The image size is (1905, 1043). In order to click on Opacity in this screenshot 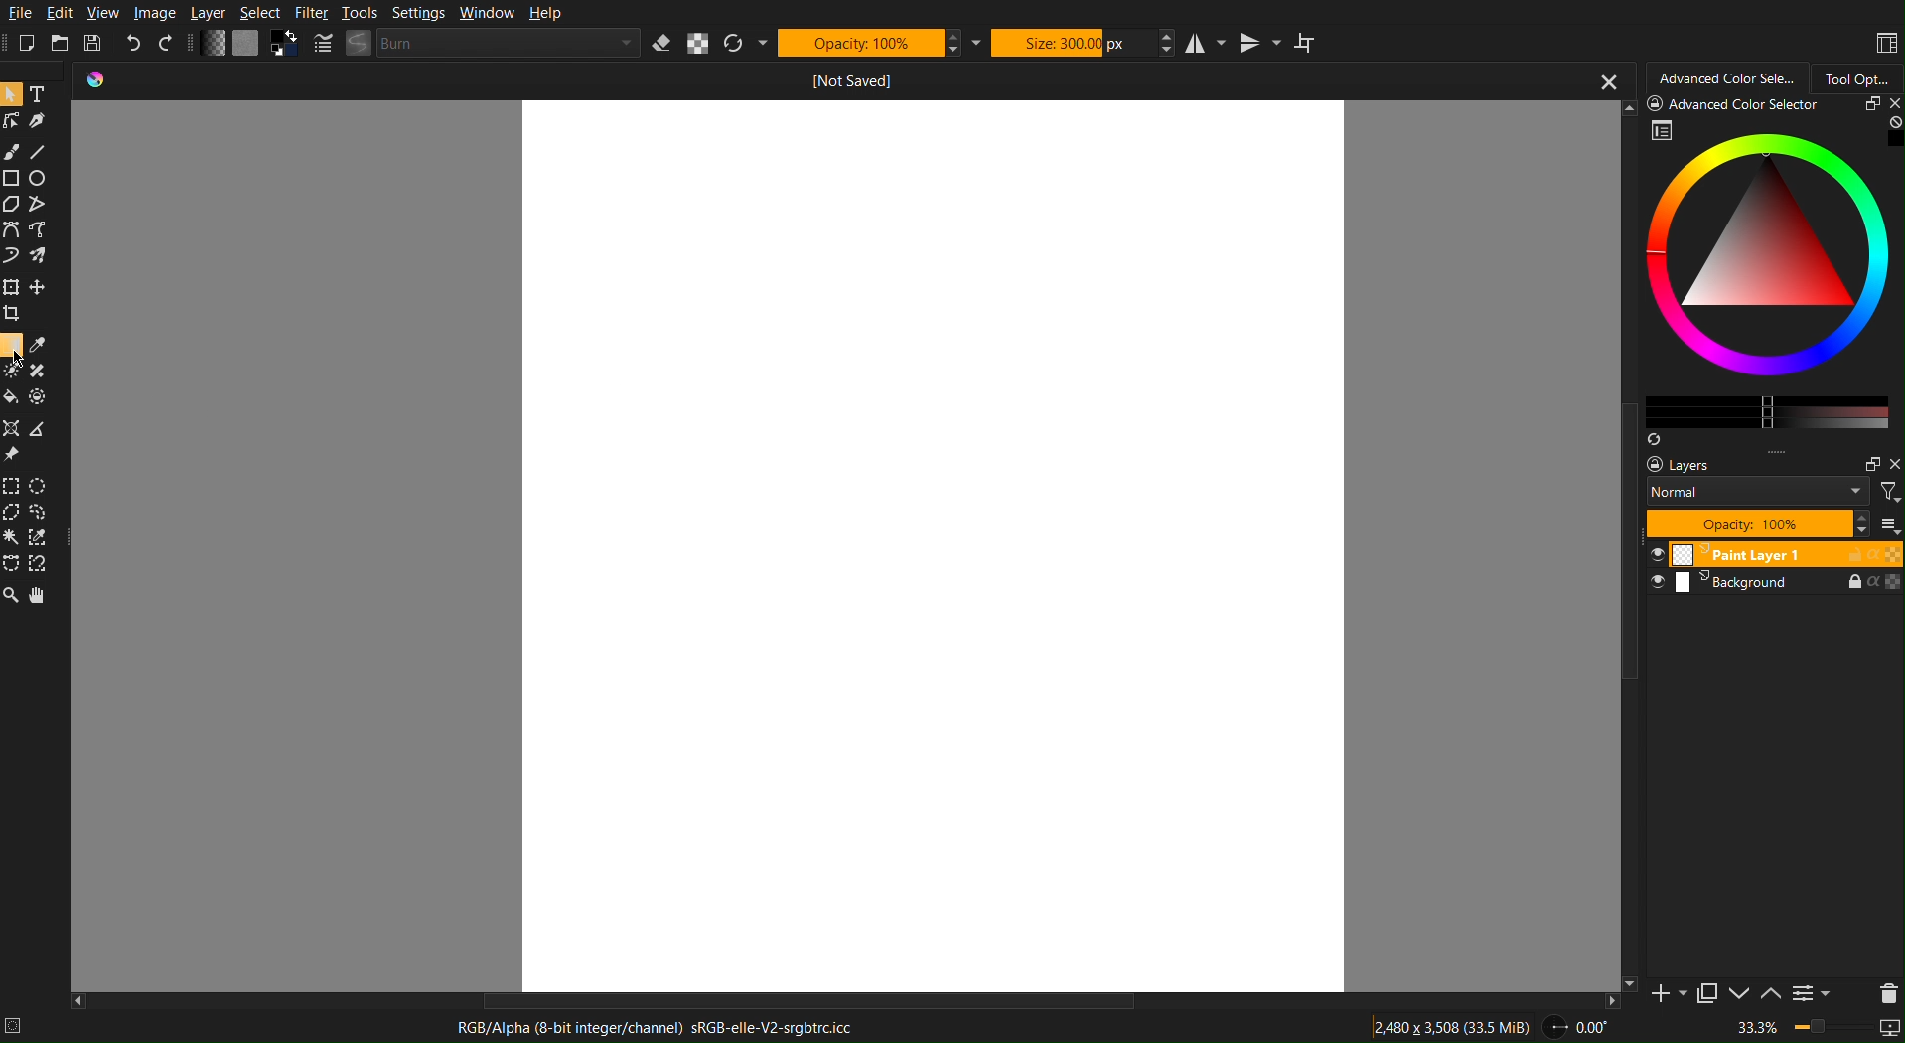, I will do `click(868, 42)`.